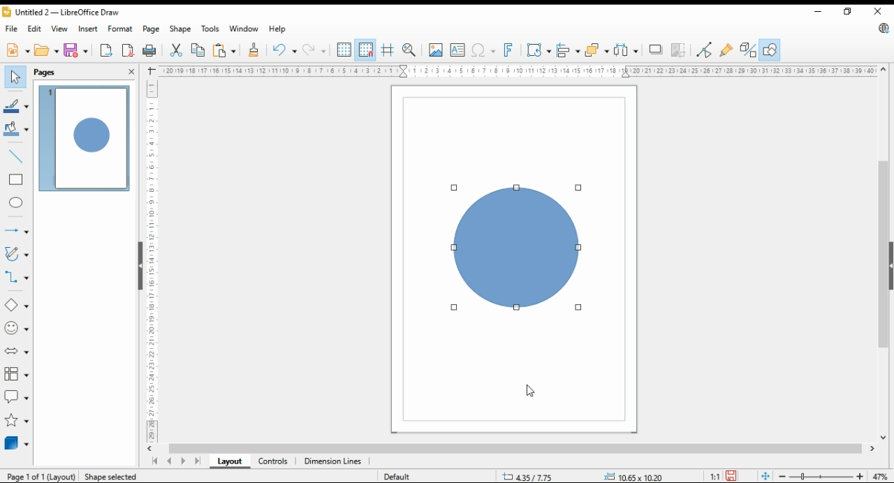  What do you see at coordinates (129, 50) in the screenshot?
I see `export directly as pdf` at bounding box center [129, 50].